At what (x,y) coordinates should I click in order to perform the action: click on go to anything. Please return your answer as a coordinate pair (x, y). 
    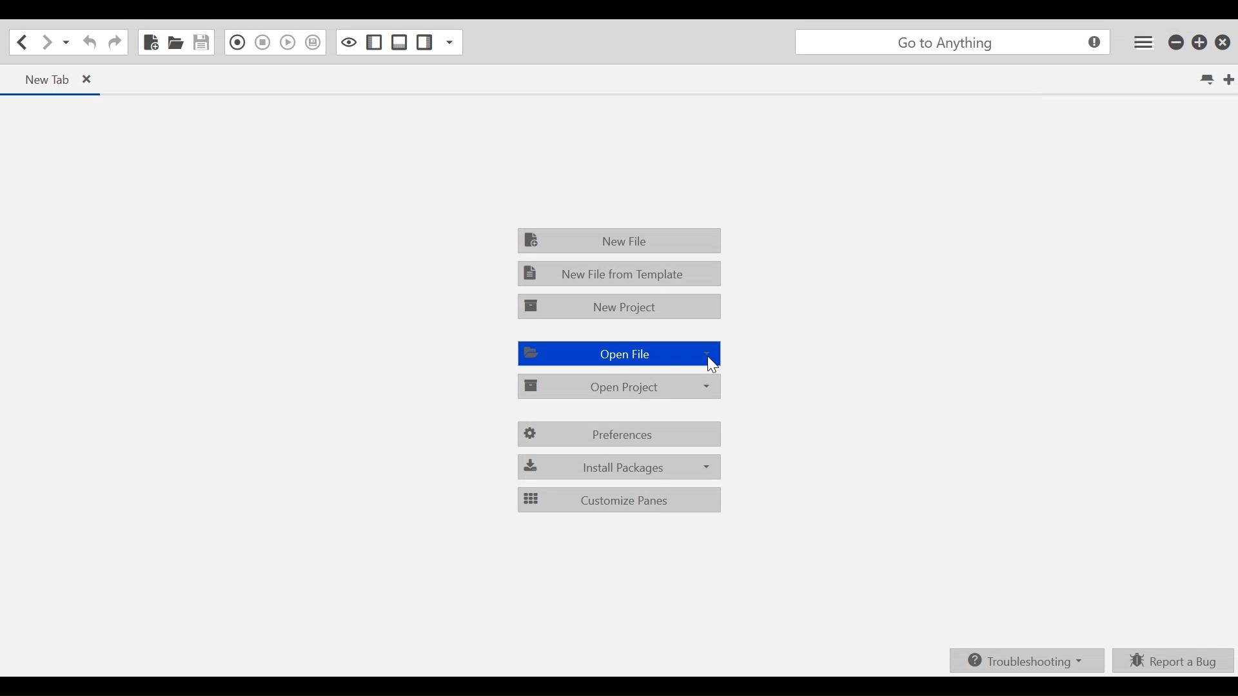
    Looking at the image, I should click on (950, 43).